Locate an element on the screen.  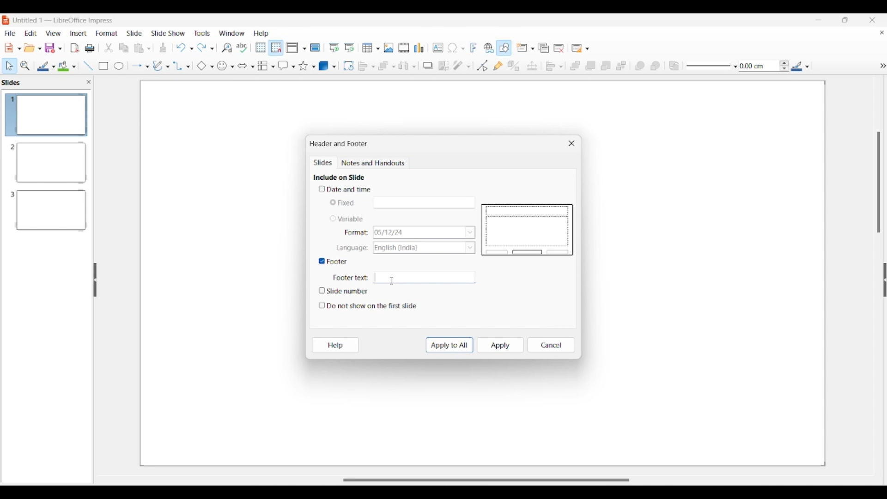
Close current document is located at coordinates (882, 32).